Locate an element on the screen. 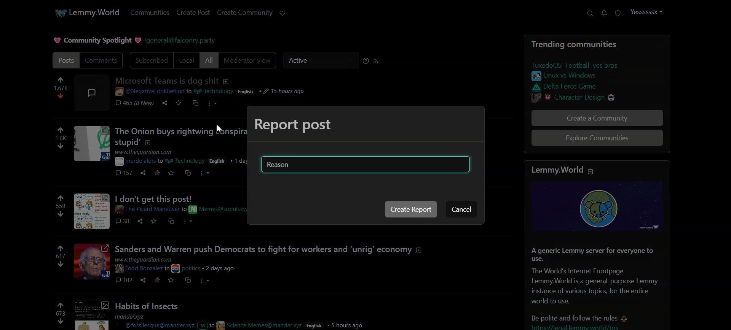 The image size is (731, 330). link is located at coordinates (584, 65).